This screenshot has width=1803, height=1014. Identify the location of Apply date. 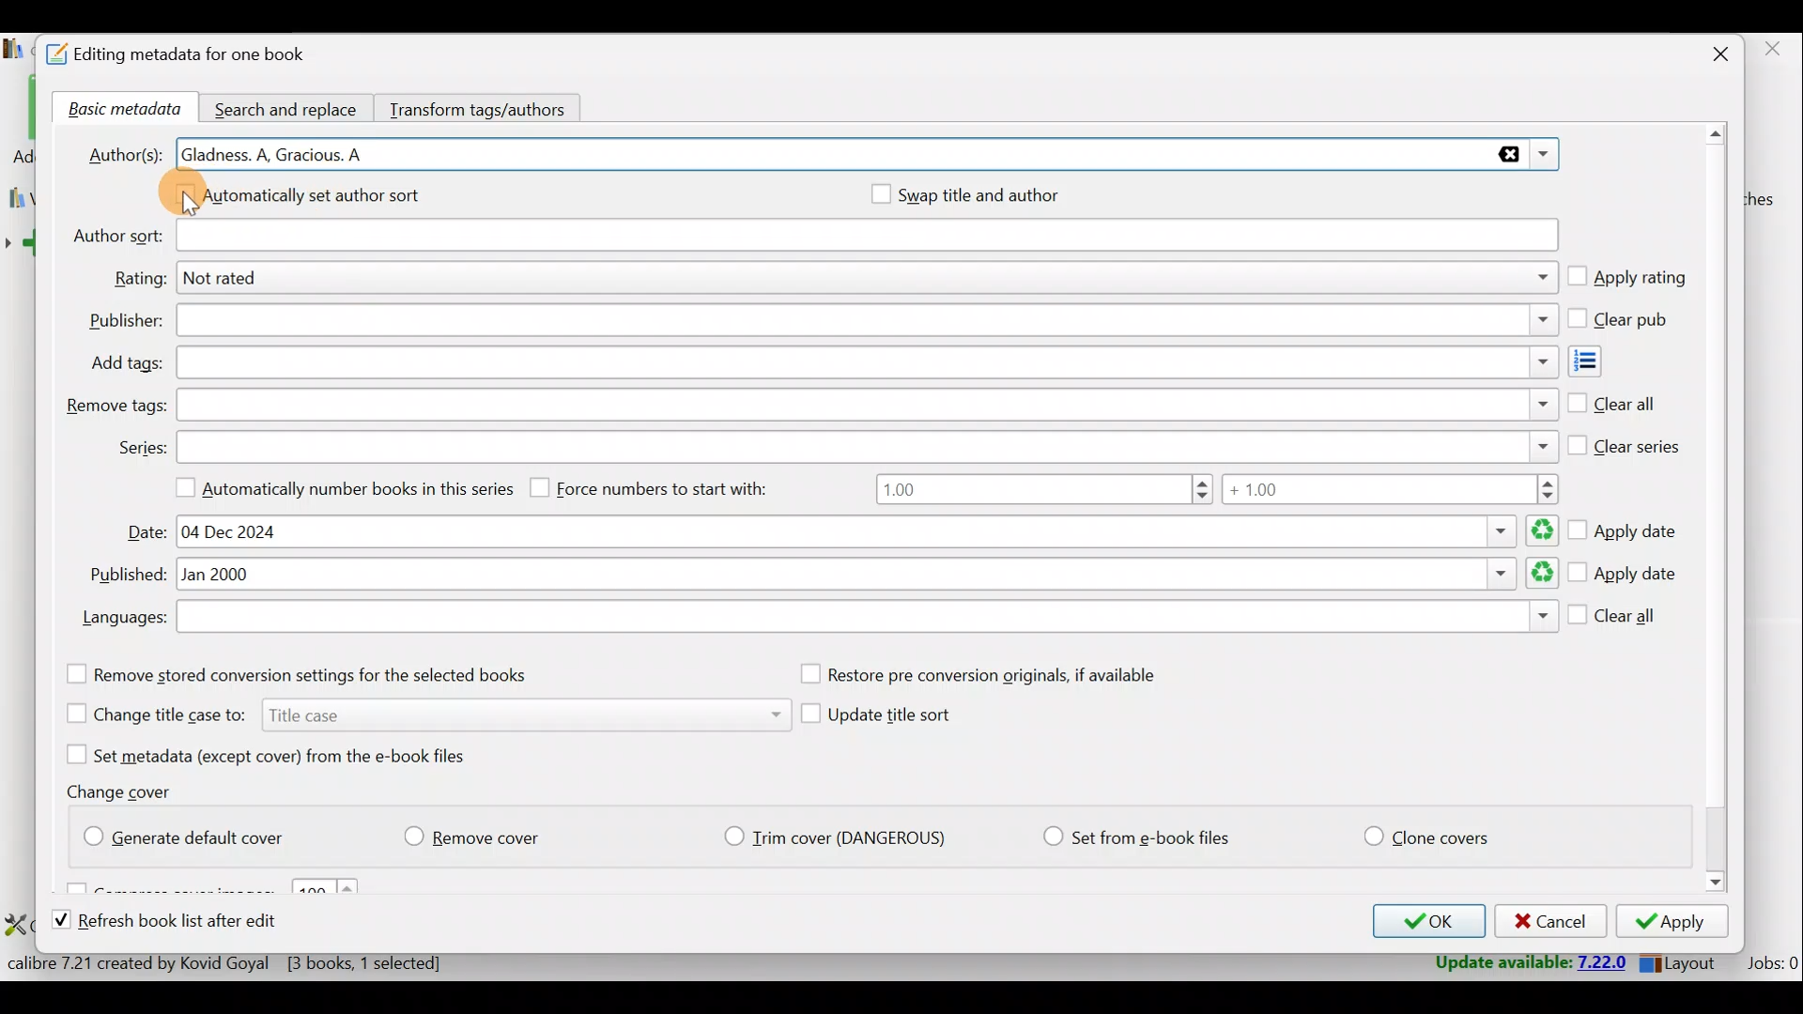
(1624, 575).